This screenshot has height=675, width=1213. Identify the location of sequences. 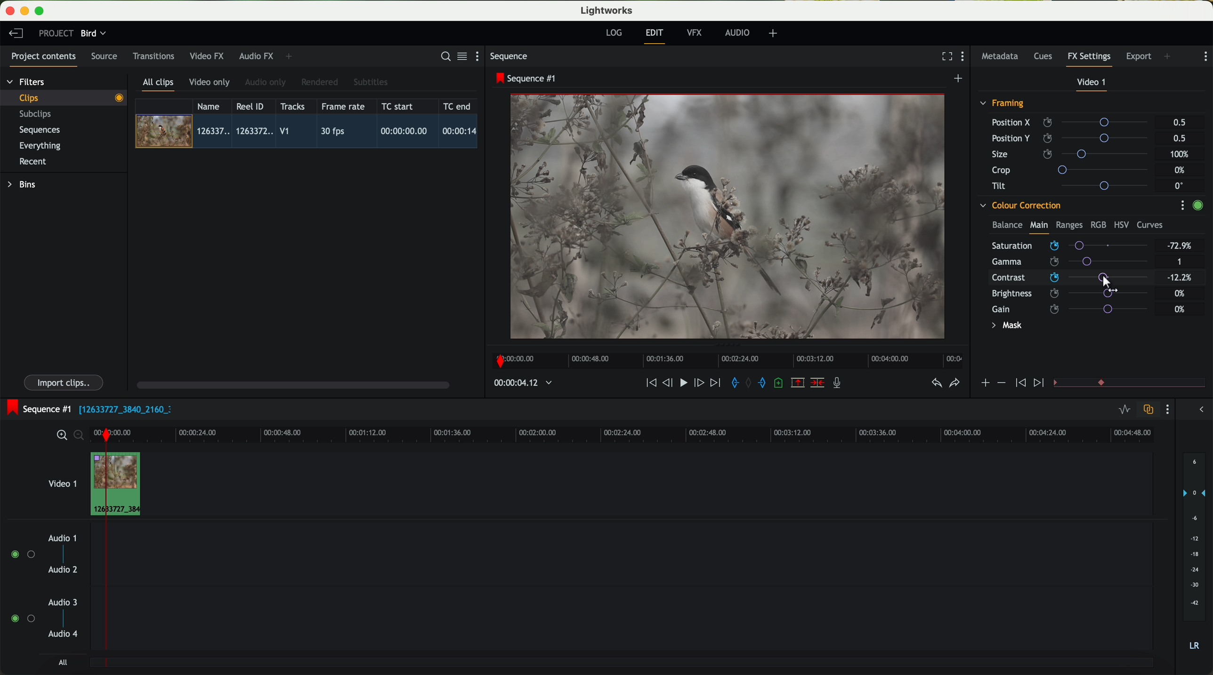
(40, 130).